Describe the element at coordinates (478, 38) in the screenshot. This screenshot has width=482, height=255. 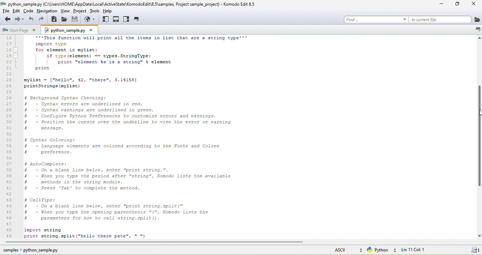
I see `scroll up` at that location.